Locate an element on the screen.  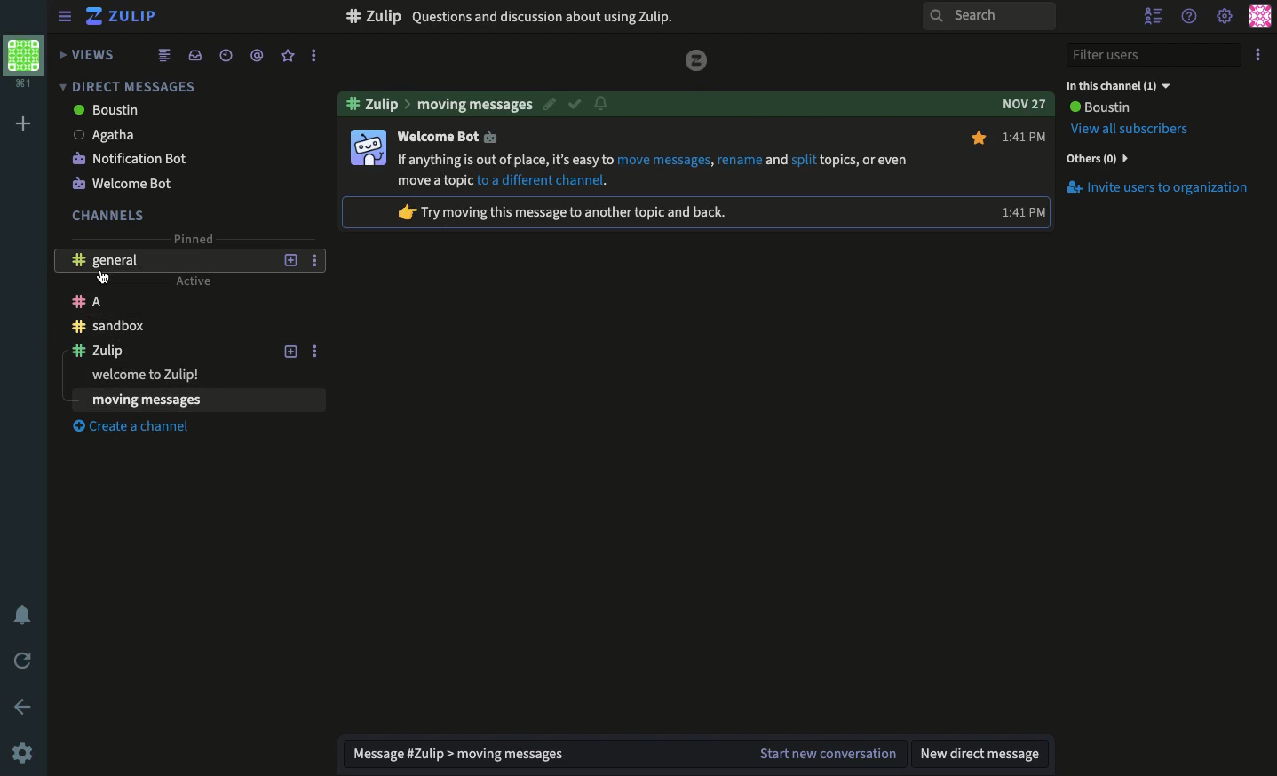
Moving messages is located at coordinates (186, 400).